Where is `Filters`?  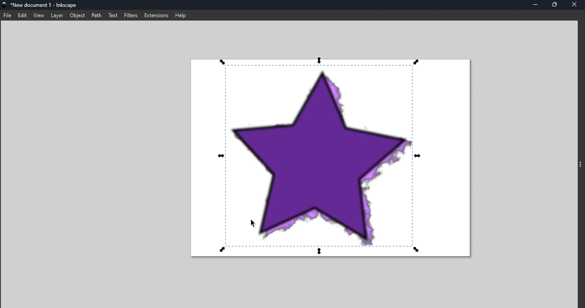
Filters is located at coordinates (132, 15).